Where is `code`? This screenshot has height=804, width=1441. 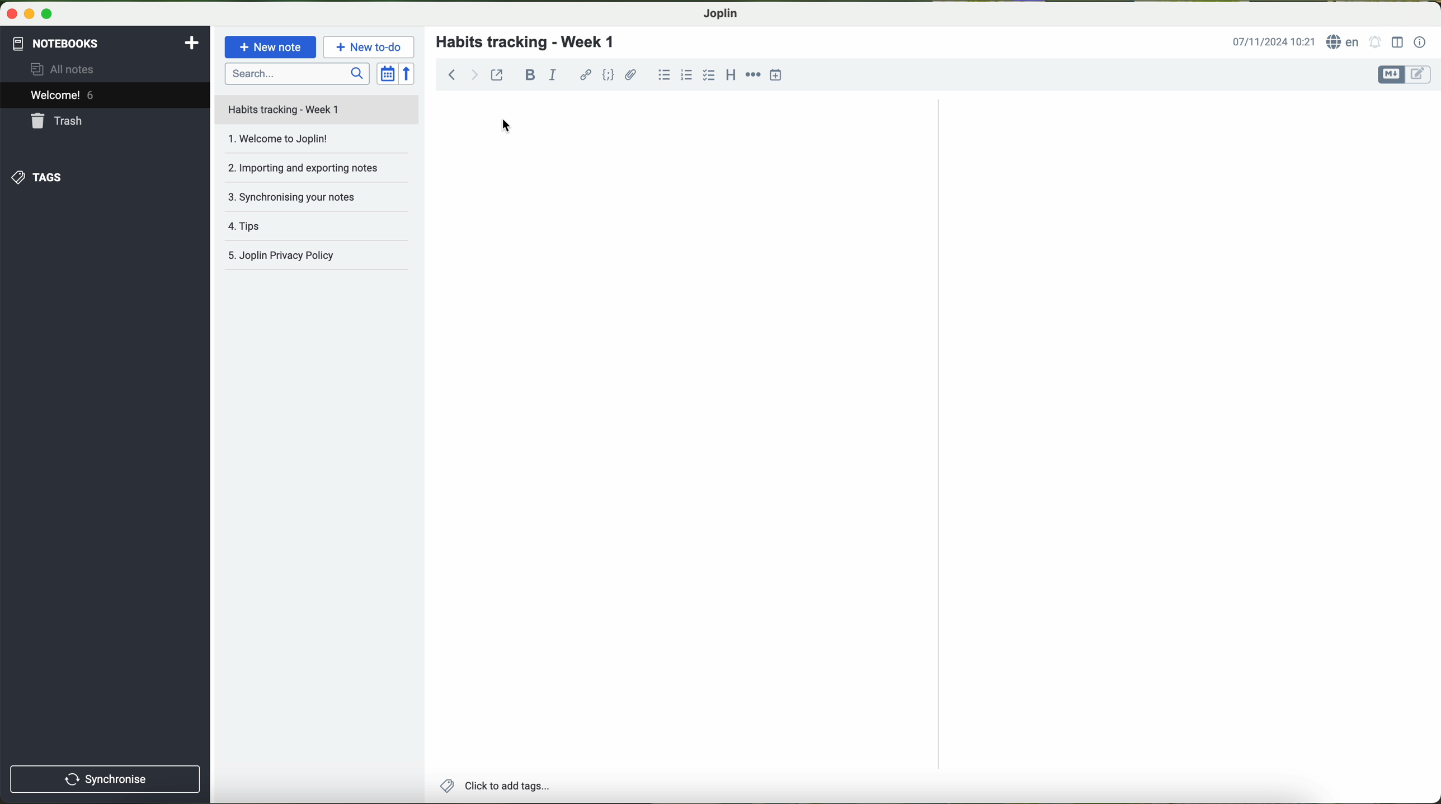
code is located at coordinates (609, 75).